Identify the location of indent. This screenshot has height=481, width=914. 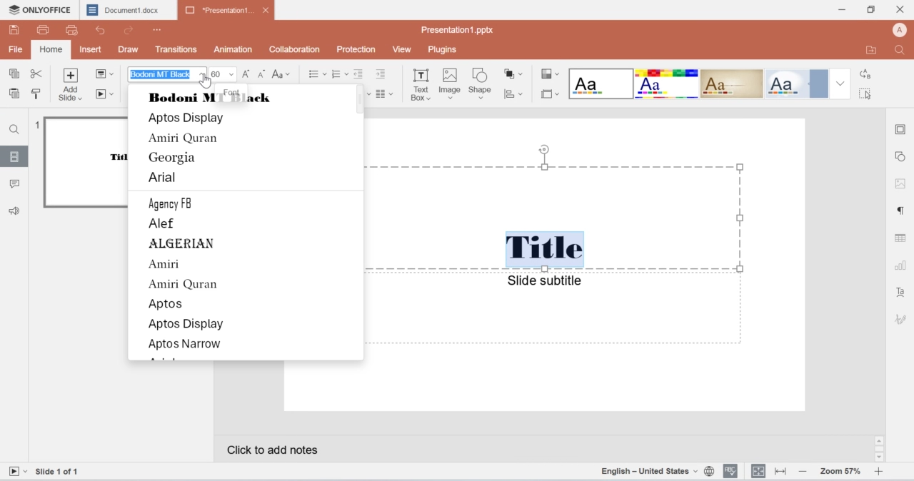
(360, 74).